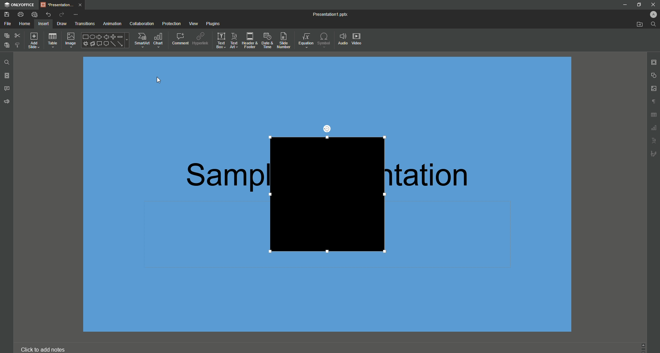 The height and width of the screenshot is (353, 660). What do you see at coordinates (652, 62) in the screenshot?
I see `Slide Settings` at bounding box center [652, 62].